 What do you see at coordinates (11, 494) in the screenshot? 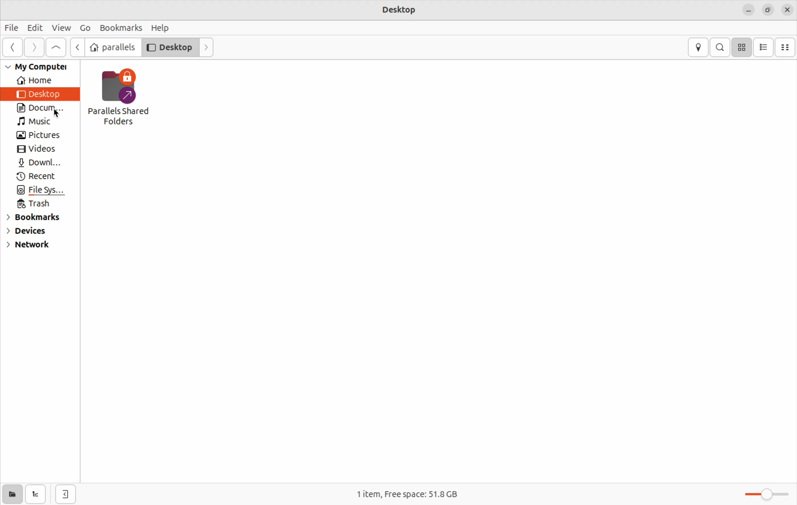
I see `show places` at bounding box center [11, 494].